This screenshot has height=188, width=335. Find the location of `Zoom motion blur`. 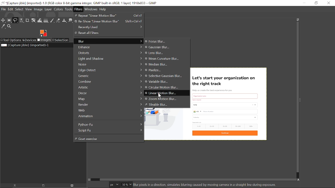

Zoom motion blur is located at coordinates (161, 99).